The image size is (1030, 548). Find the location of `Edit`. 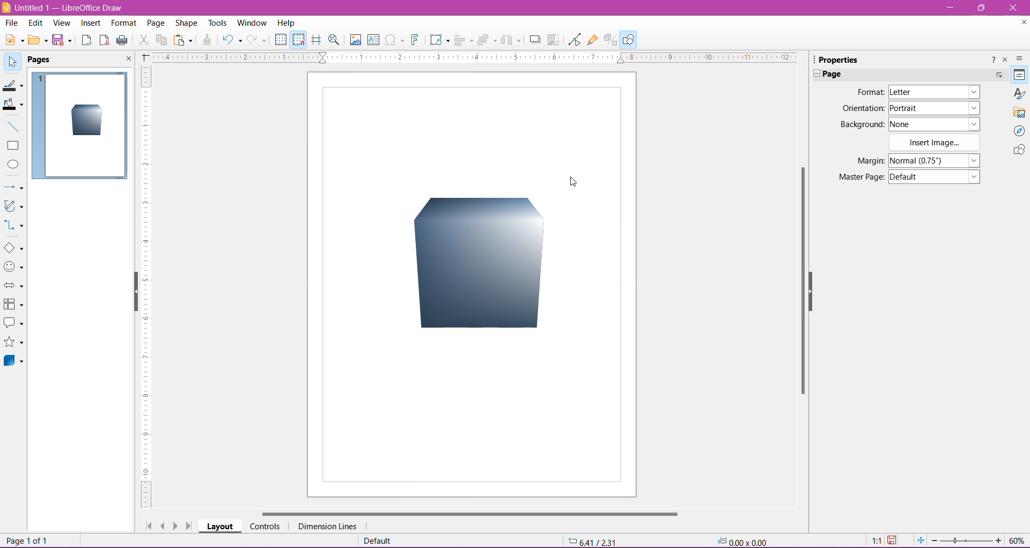

Edit is located at coordinates (36, 23).